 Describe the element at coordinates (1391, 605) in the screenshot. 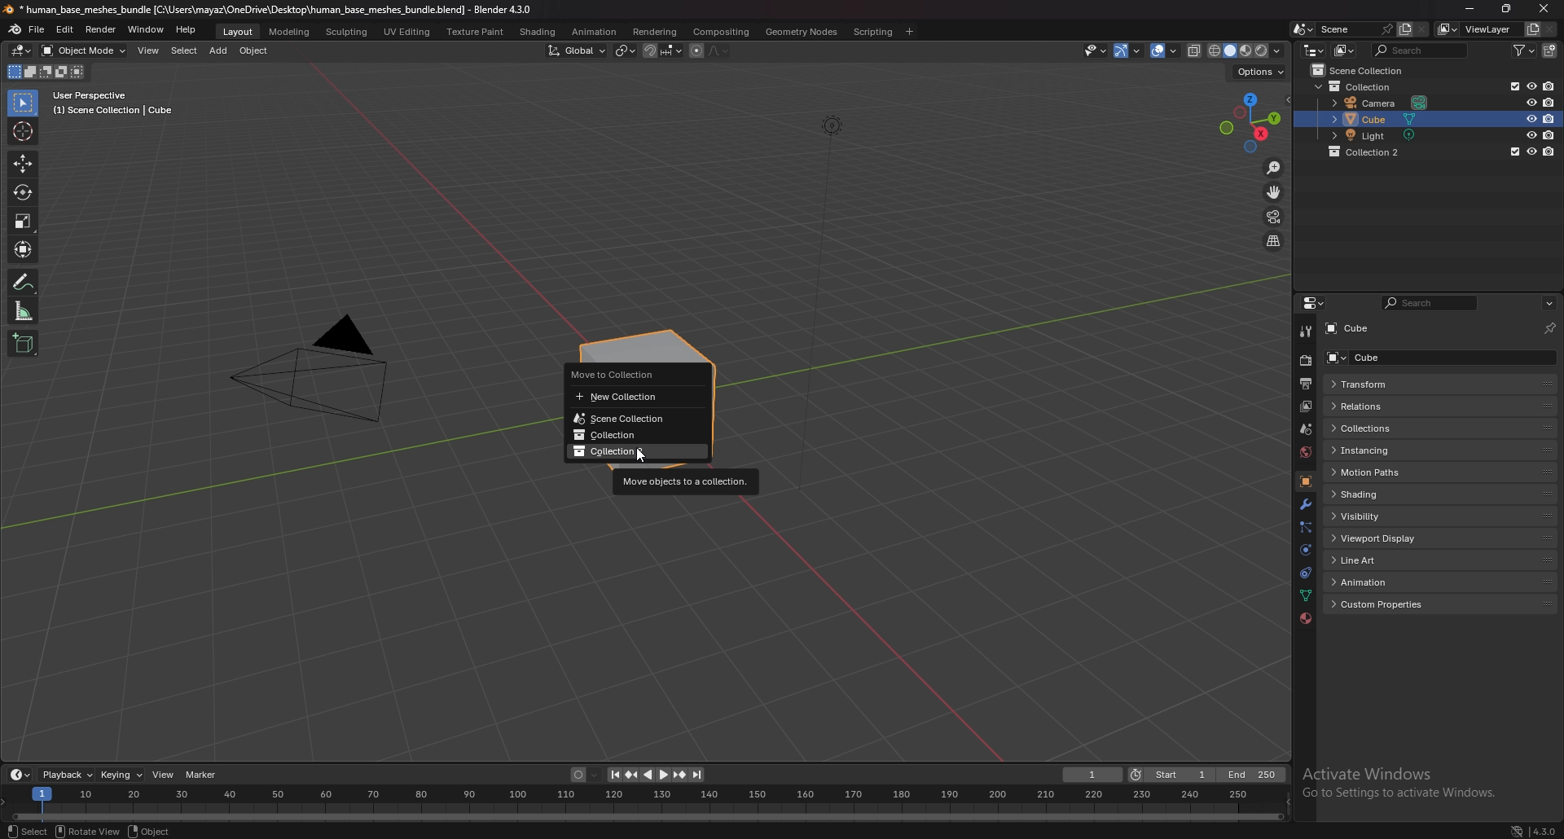

I see `custom properties` at that location.